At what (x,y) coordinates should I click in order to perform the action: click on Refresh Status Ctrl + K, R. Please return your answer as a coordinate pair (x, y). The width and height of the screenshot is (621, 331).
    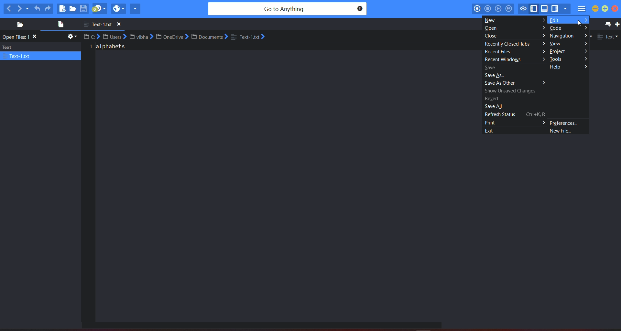
    Looking at the image, I should click on (517, 114).